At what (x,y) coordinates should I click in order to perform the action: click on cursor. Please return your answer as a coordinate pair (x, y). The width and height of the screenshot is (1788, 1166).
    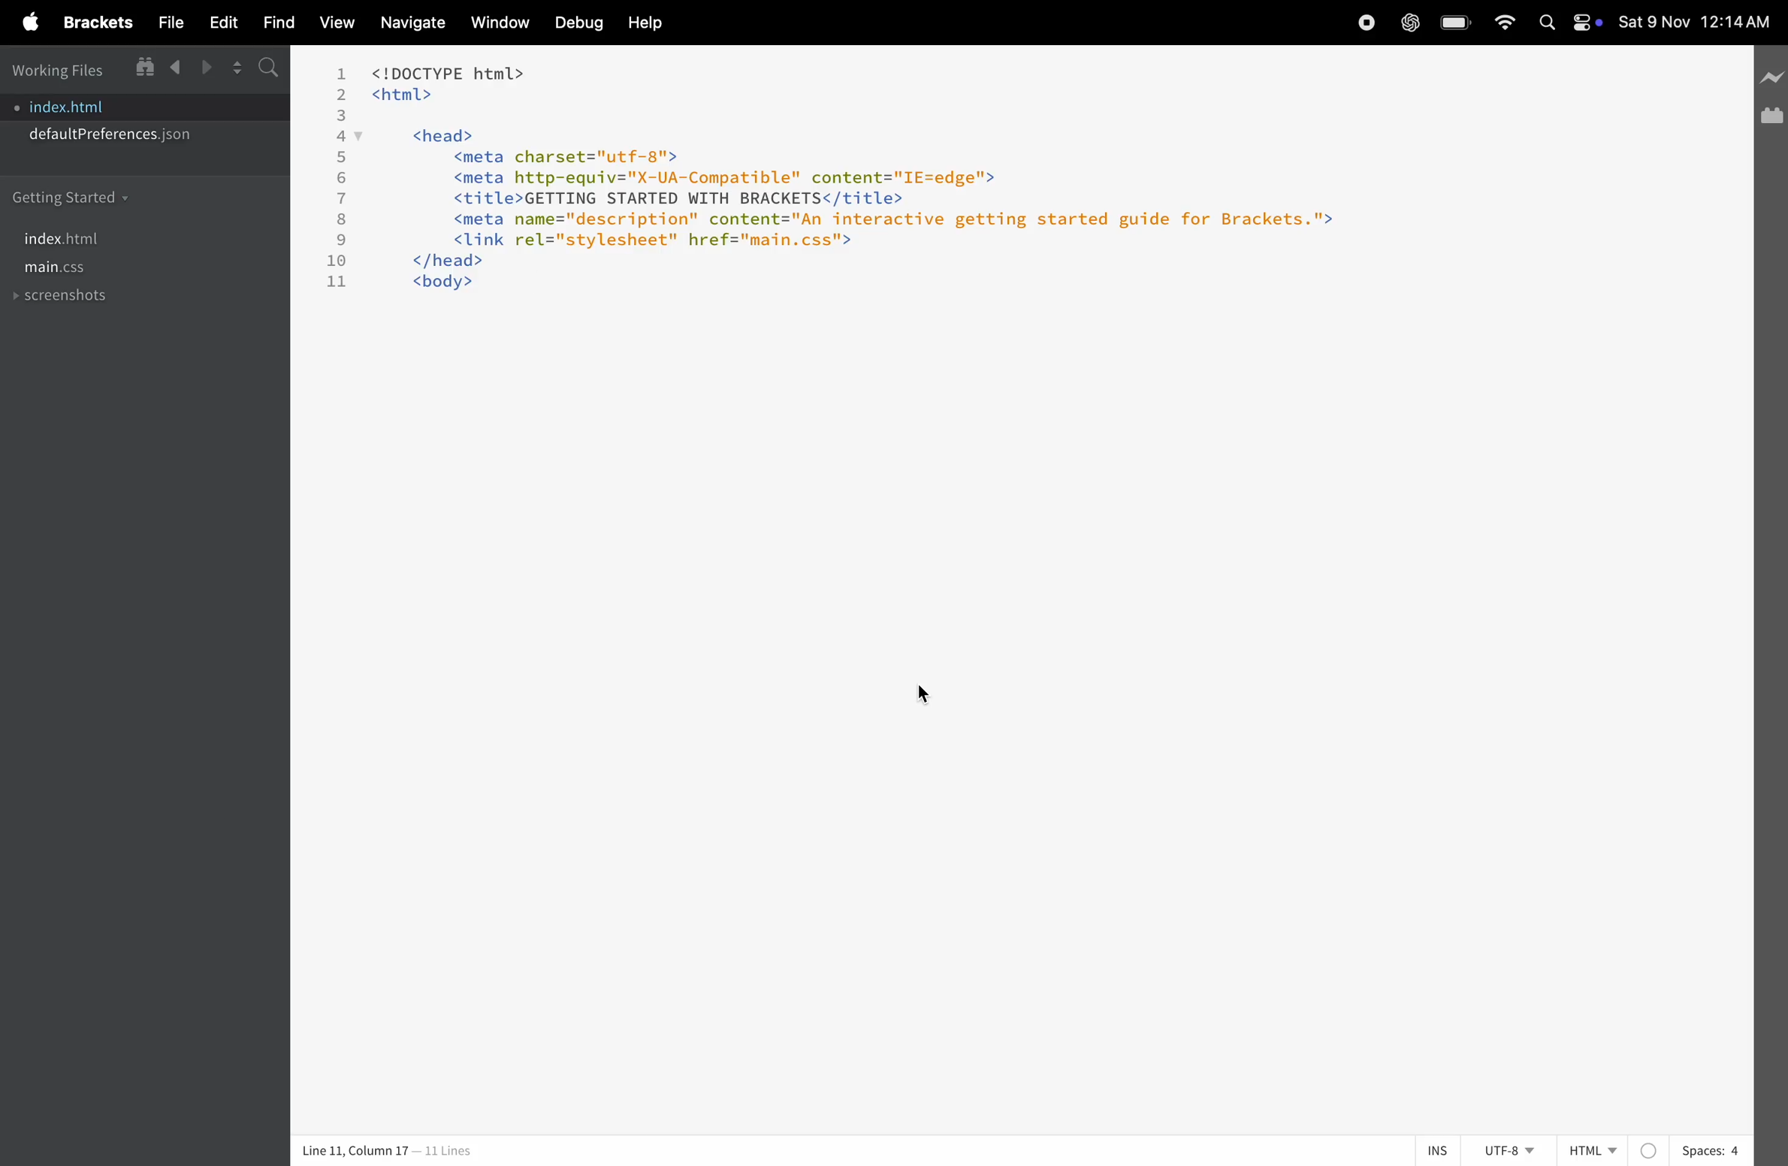
    Looking at the image, I should click on (926, 696).